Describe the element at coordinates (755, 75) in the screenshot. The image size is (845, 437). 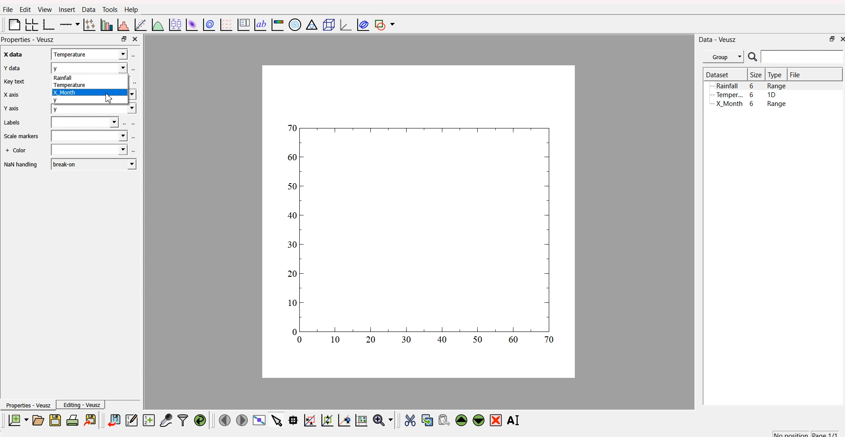
I see `| Size` at that location.